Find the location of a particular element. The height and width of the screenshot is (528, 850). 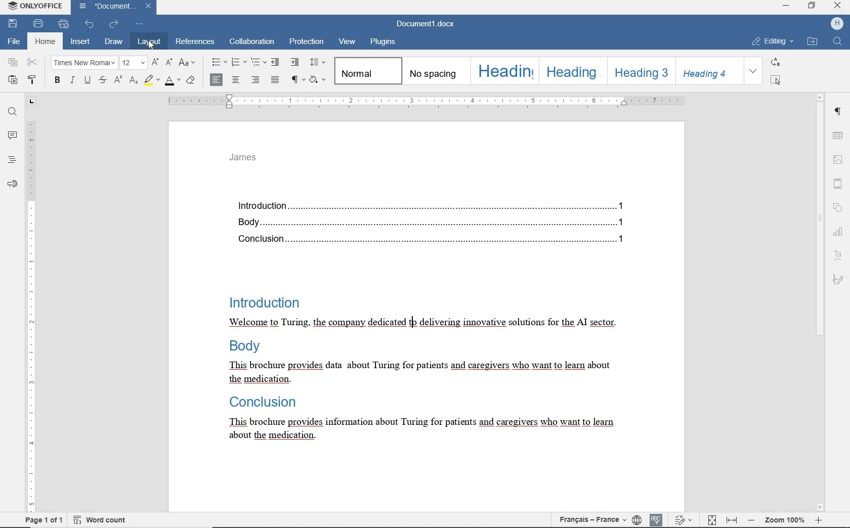

headings is located at coordinates (11, 160).